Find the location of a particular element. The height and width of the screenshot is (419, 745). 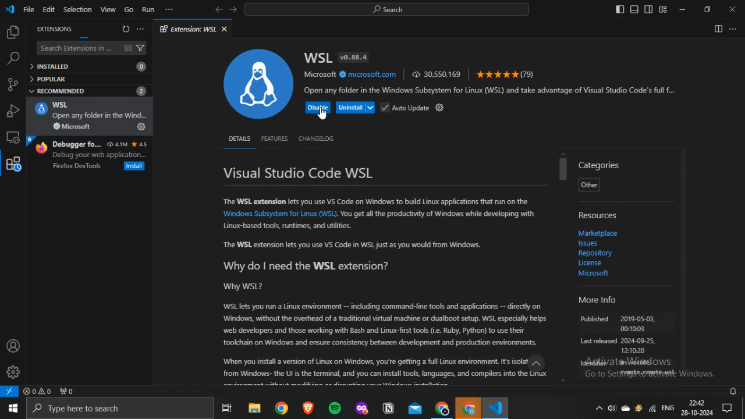

When you install version of Linux on Windows, you're getting a full Linux environment. Its isolat.”
from Windows- the Ut is the terminal, and you can install tools, languages, and compilers into the Linux is located at coordinates (389, 370).